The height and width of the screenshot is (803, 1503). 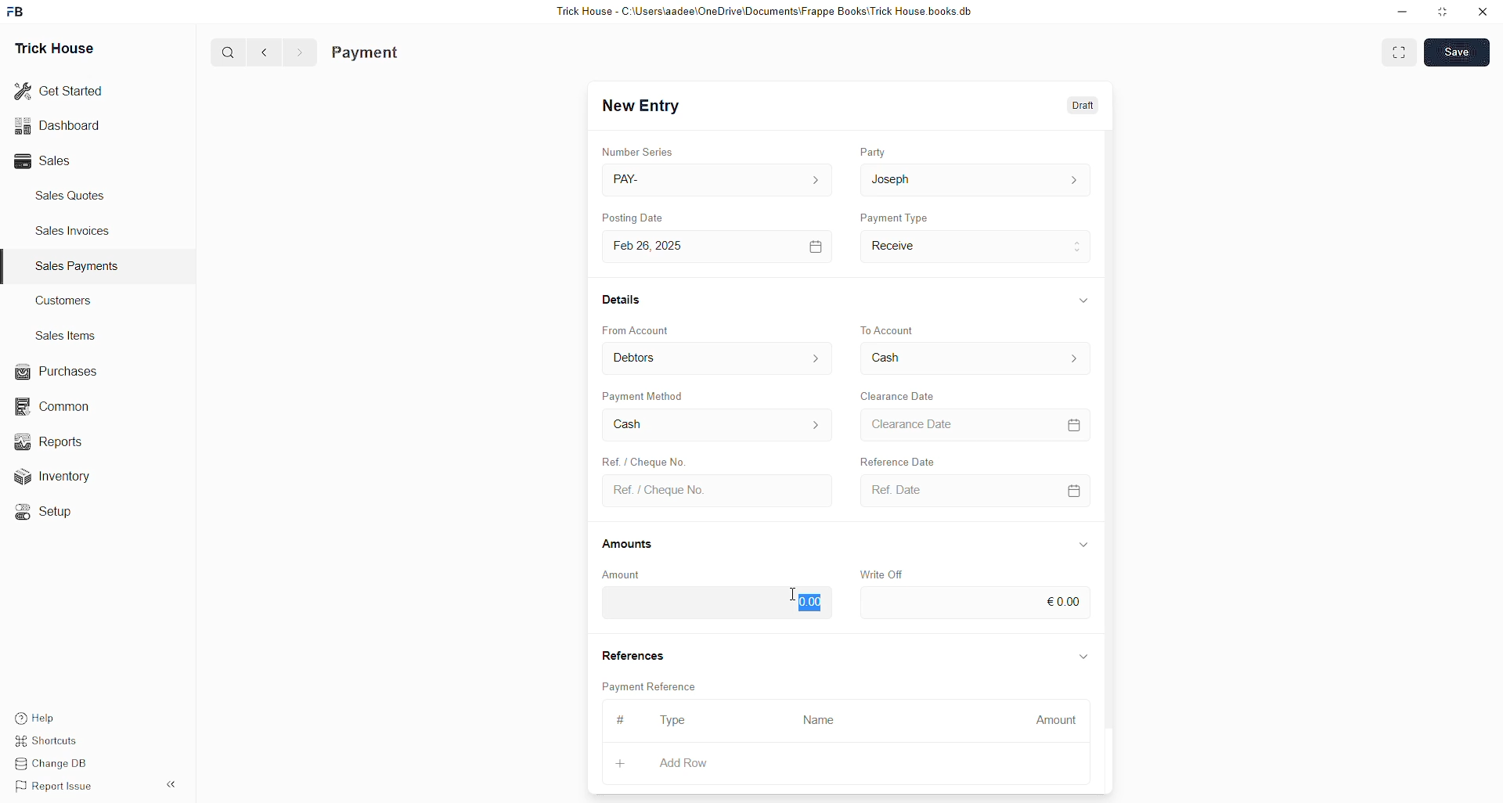 I want to click on Close, so click(x=1482, y=13).